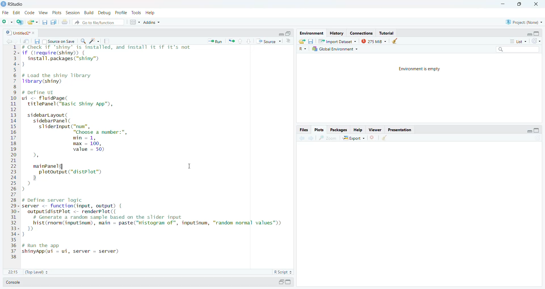 This screenshot has width=545, height=289. I want to click on History, so click(337, 34).